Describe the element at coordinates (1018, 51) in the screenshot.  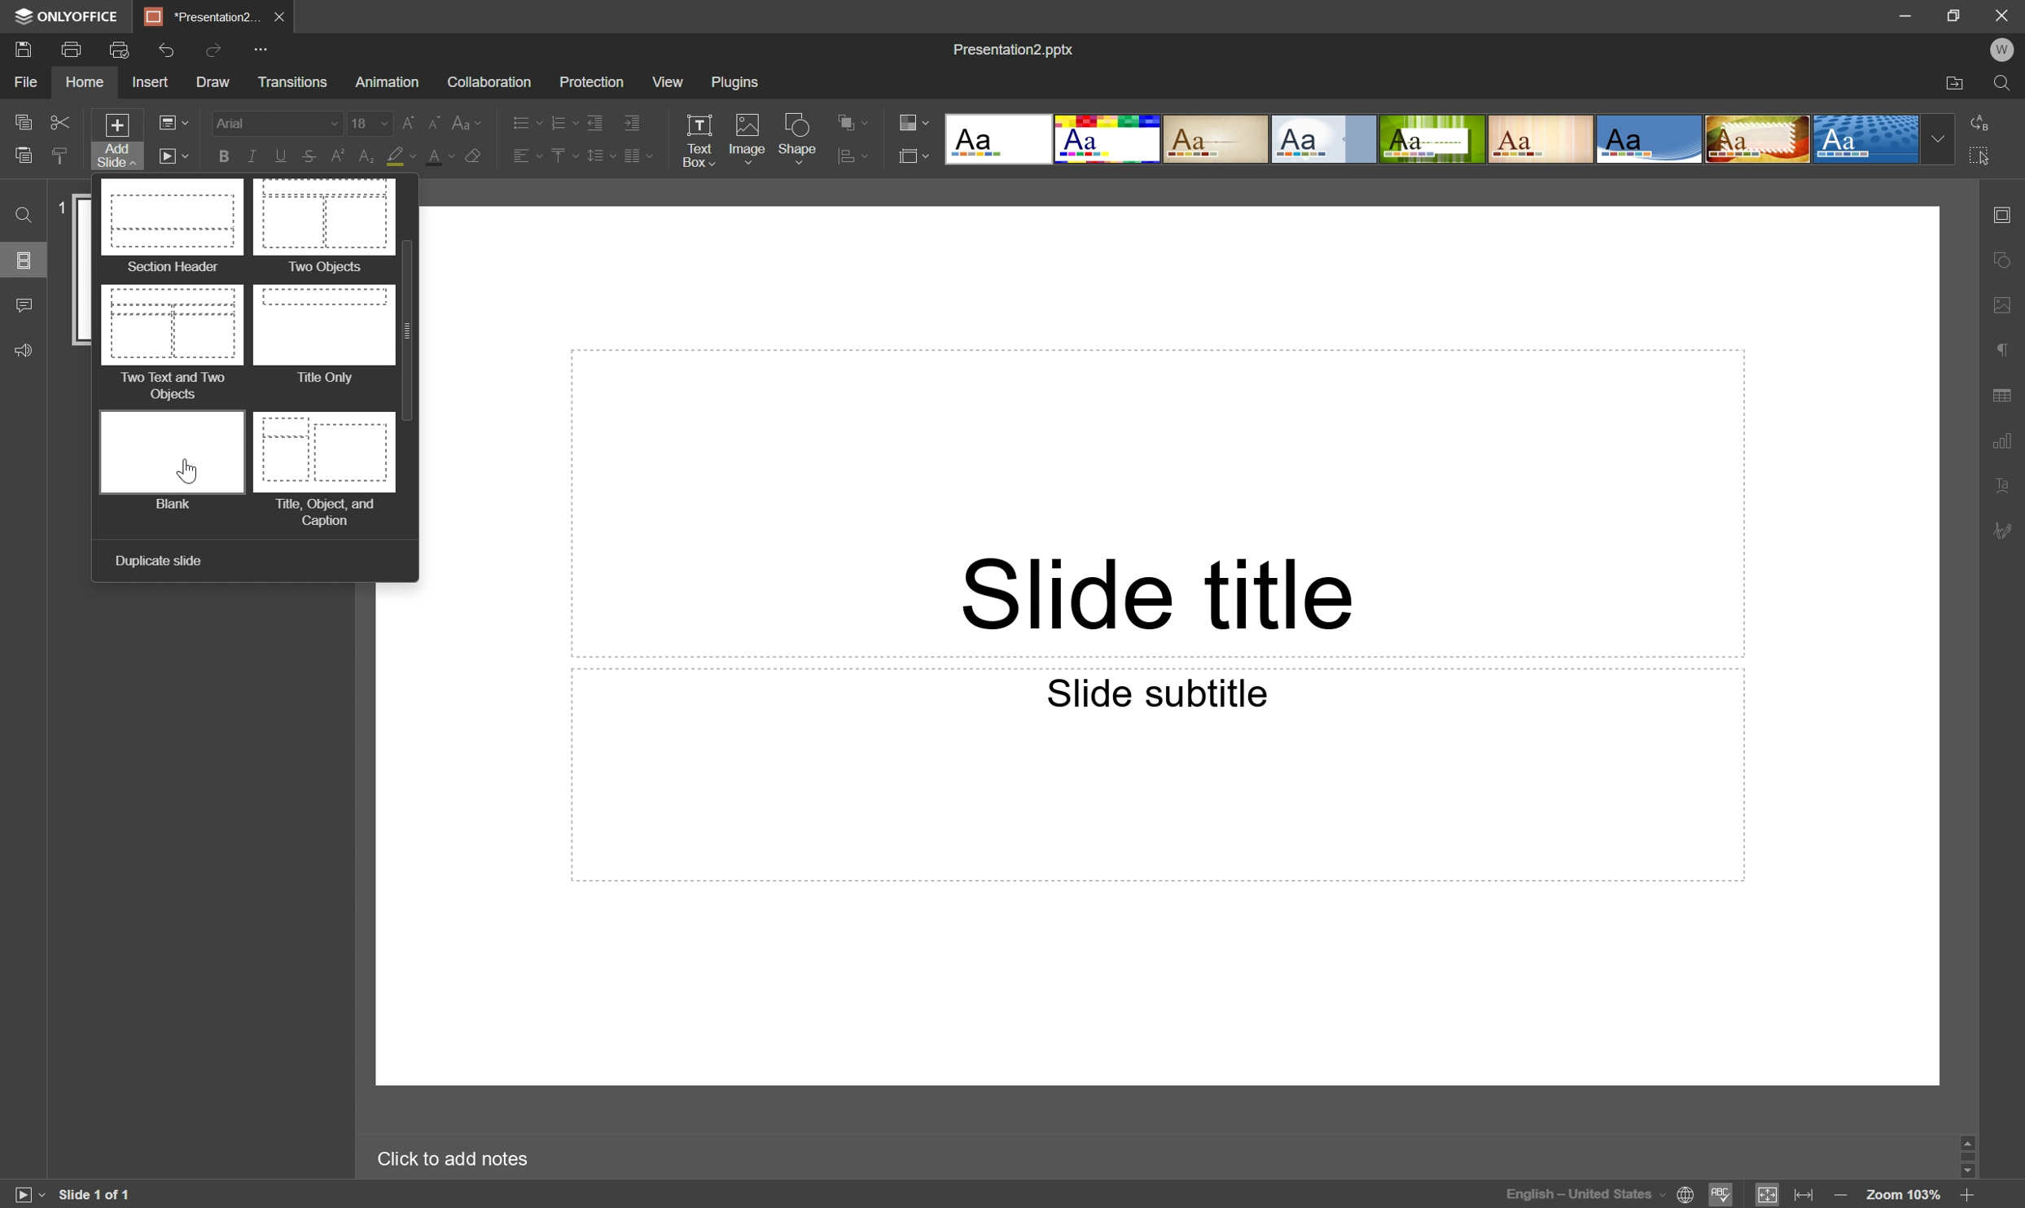
I see `Presentation2.pptx` at that location.